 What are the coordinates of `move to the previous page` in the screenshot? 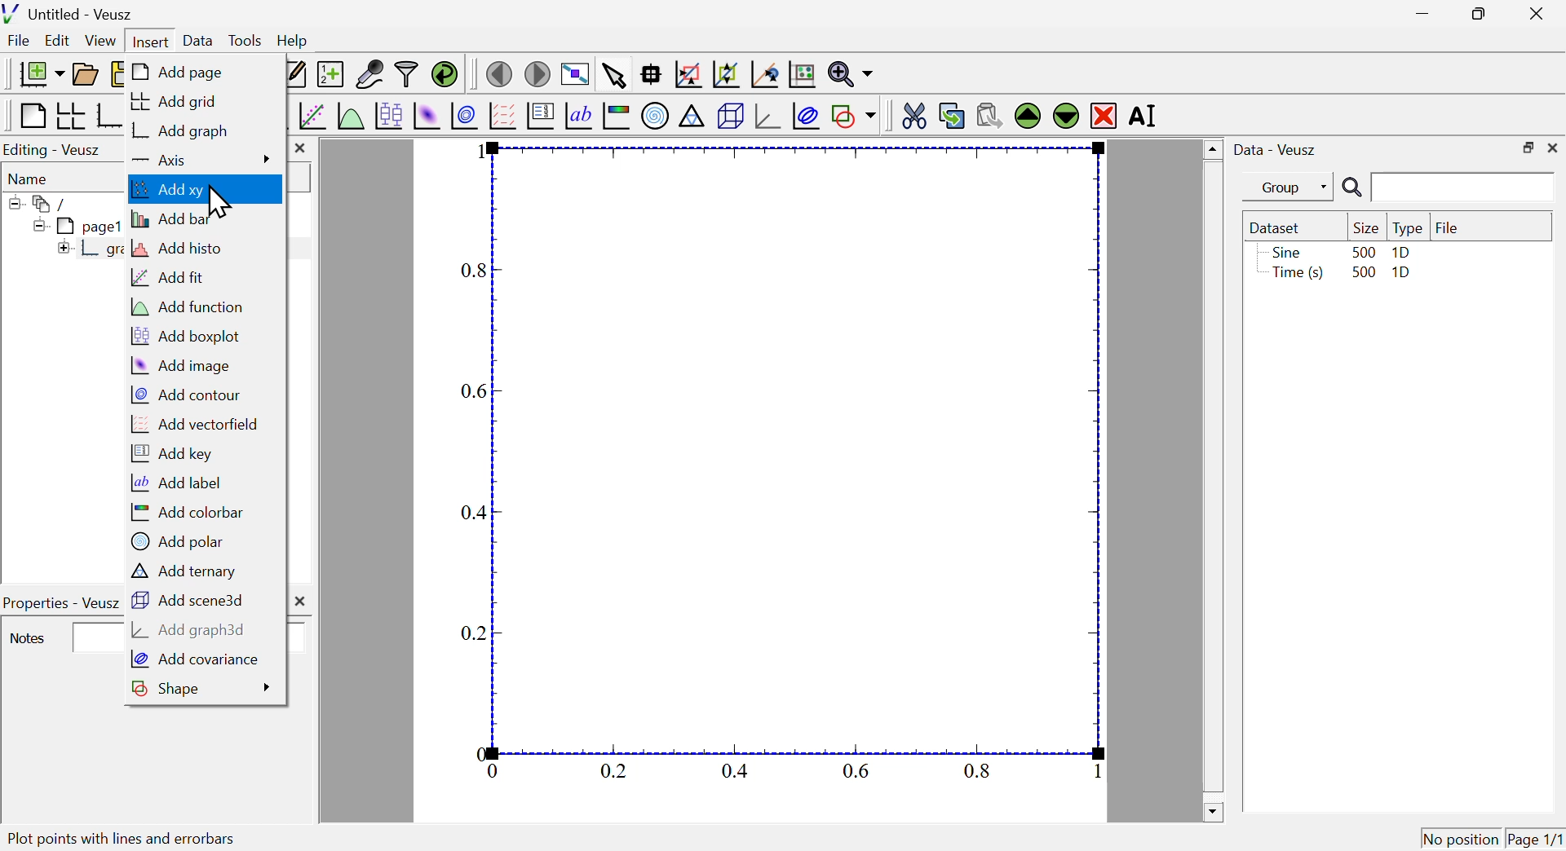 It's located at (498, 73).